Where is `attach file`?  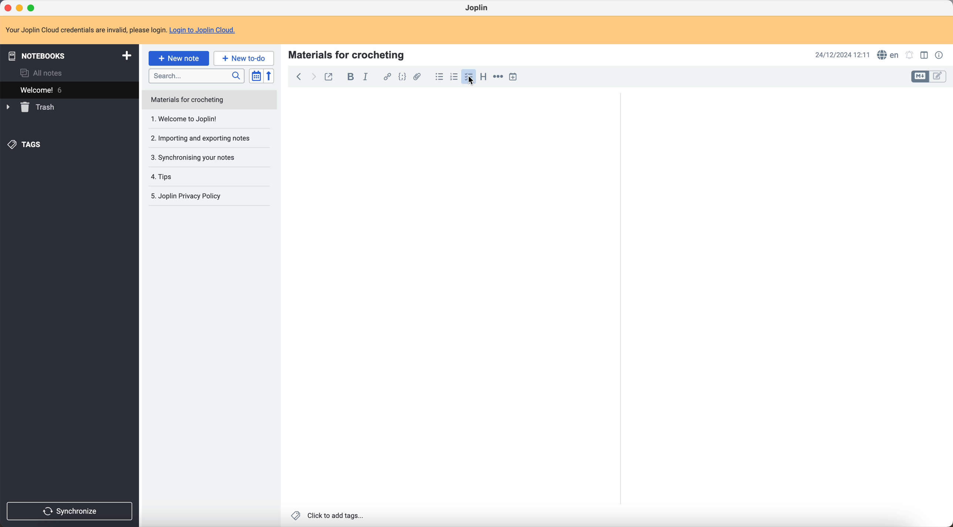
attach file is located at coordinates (419, 77).